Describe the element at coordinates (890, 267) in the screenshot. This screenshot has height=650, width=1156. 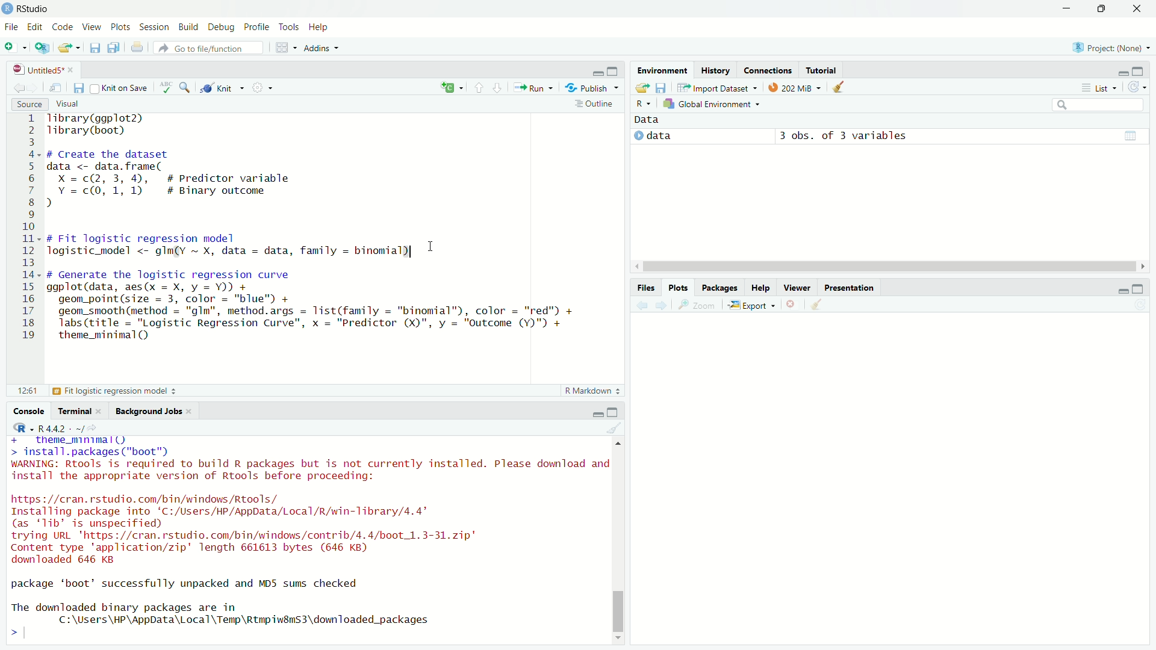
I see `horizontal scroll bar` at that location.